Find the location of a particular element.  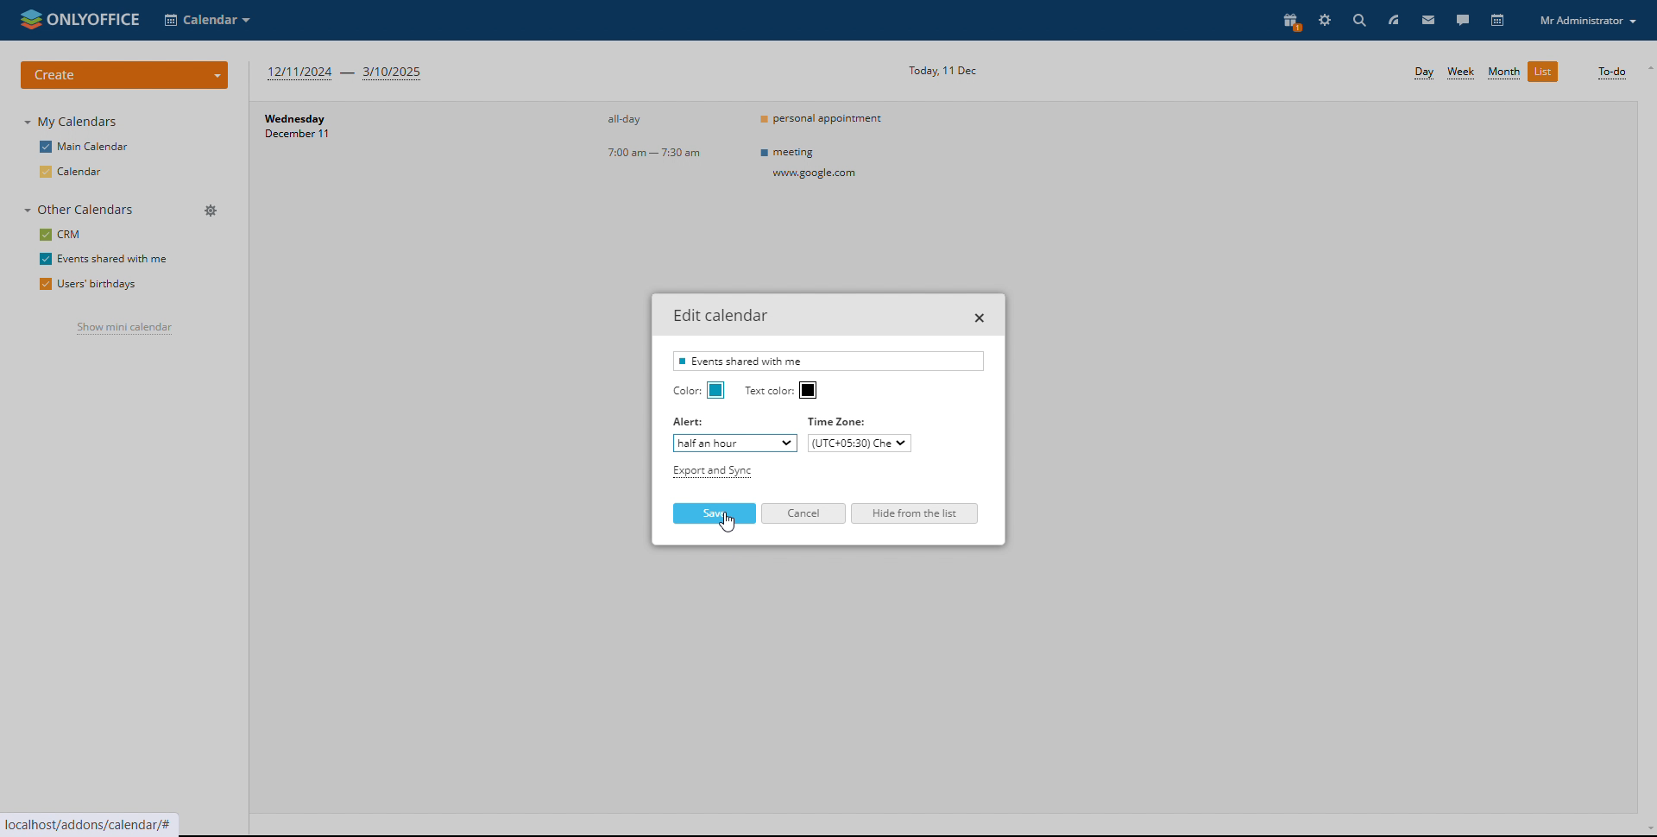

list view is located at coordinates (1543, 71).